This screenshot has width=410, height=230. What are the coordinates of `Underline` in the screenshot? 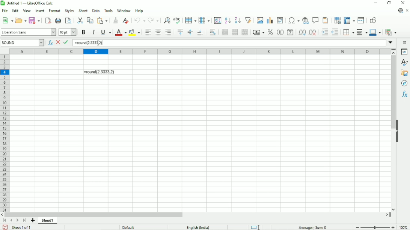 It's located at (106, 32).